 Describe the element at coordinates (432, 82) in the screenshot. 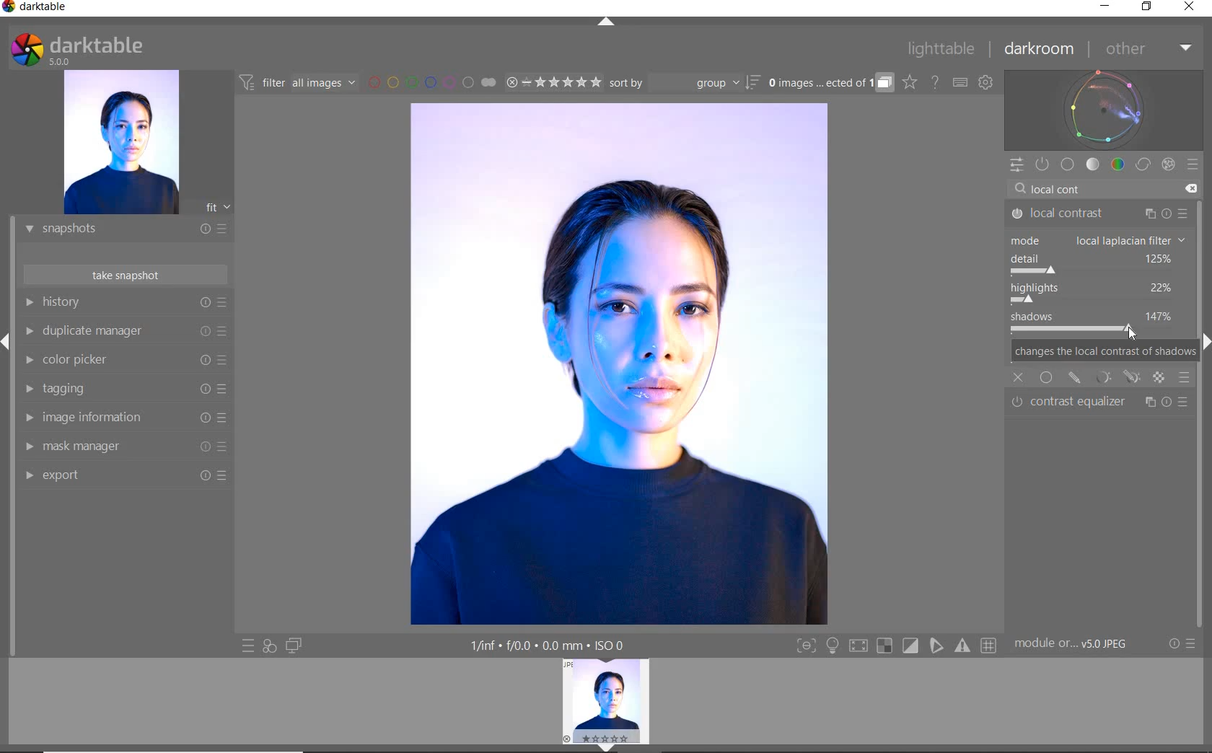

I see `FILTER BY IMAGE COLOR LABEL` at that location.